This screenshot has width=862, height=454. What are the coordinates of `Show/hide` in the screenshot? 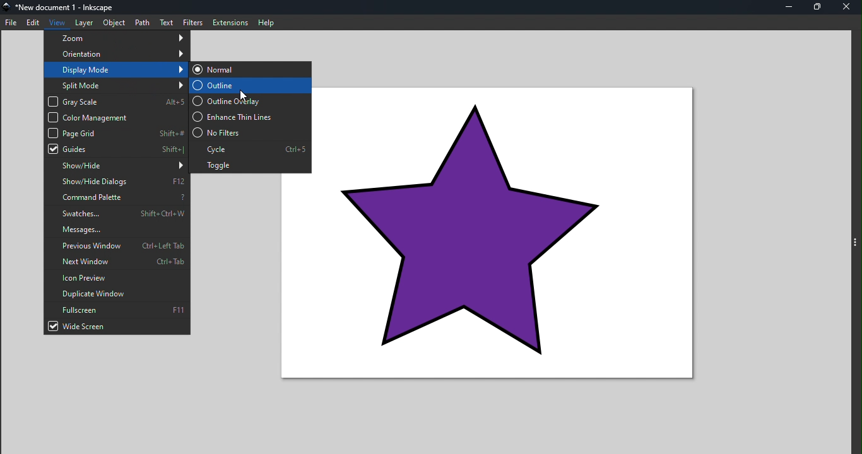 It's located at (115, 166).